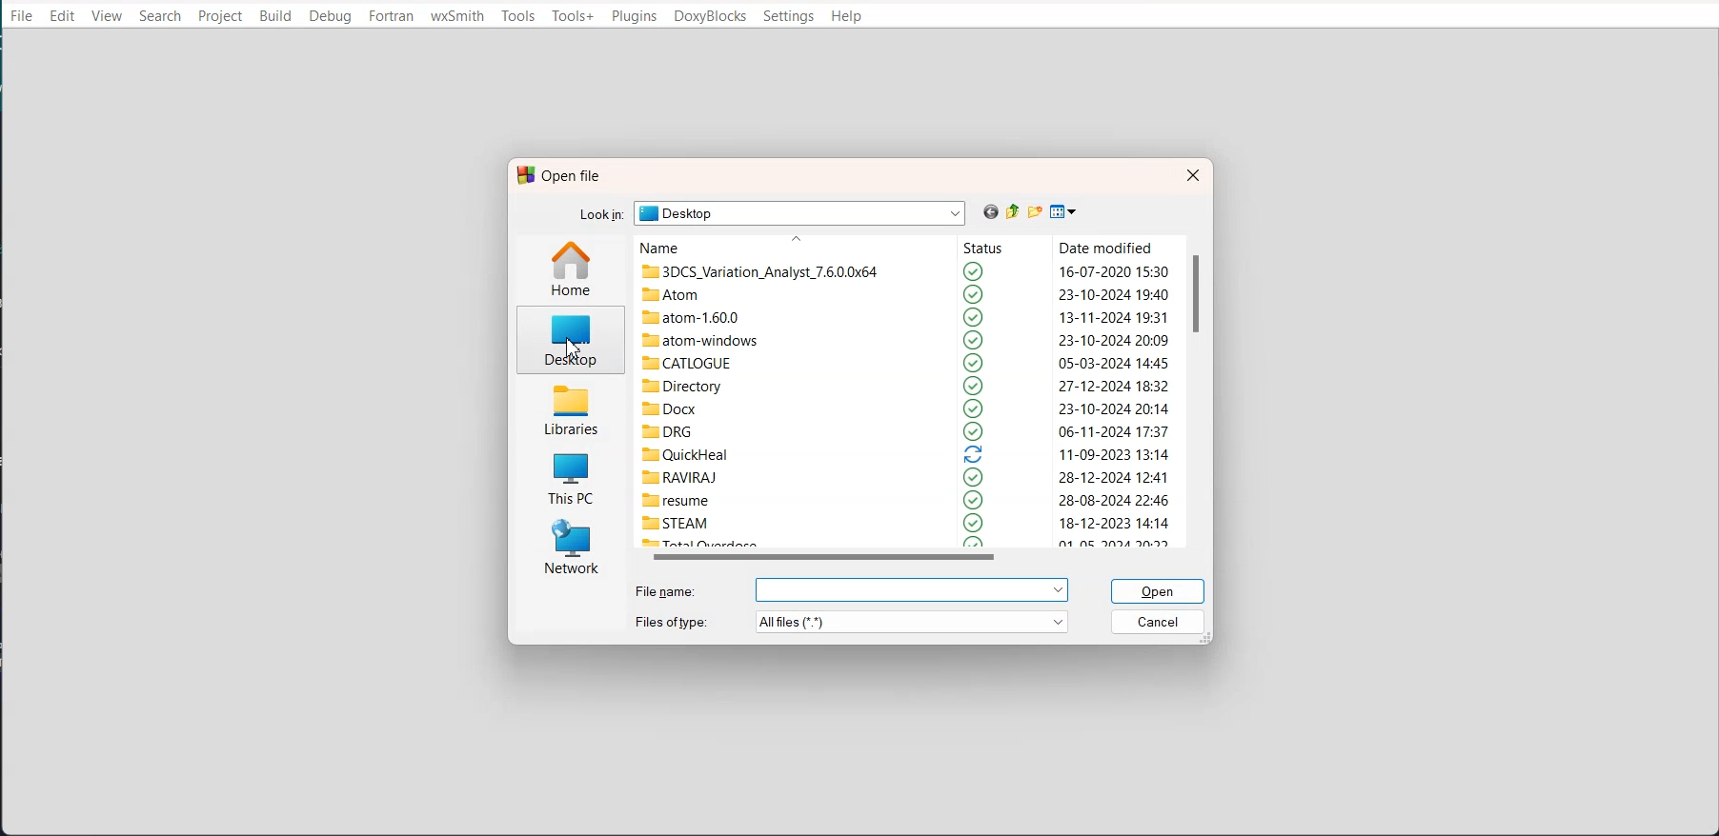  What do you see at coordinates (574, 350) in the screenshot?
I see `cursor` at bounding box center [574, 350].